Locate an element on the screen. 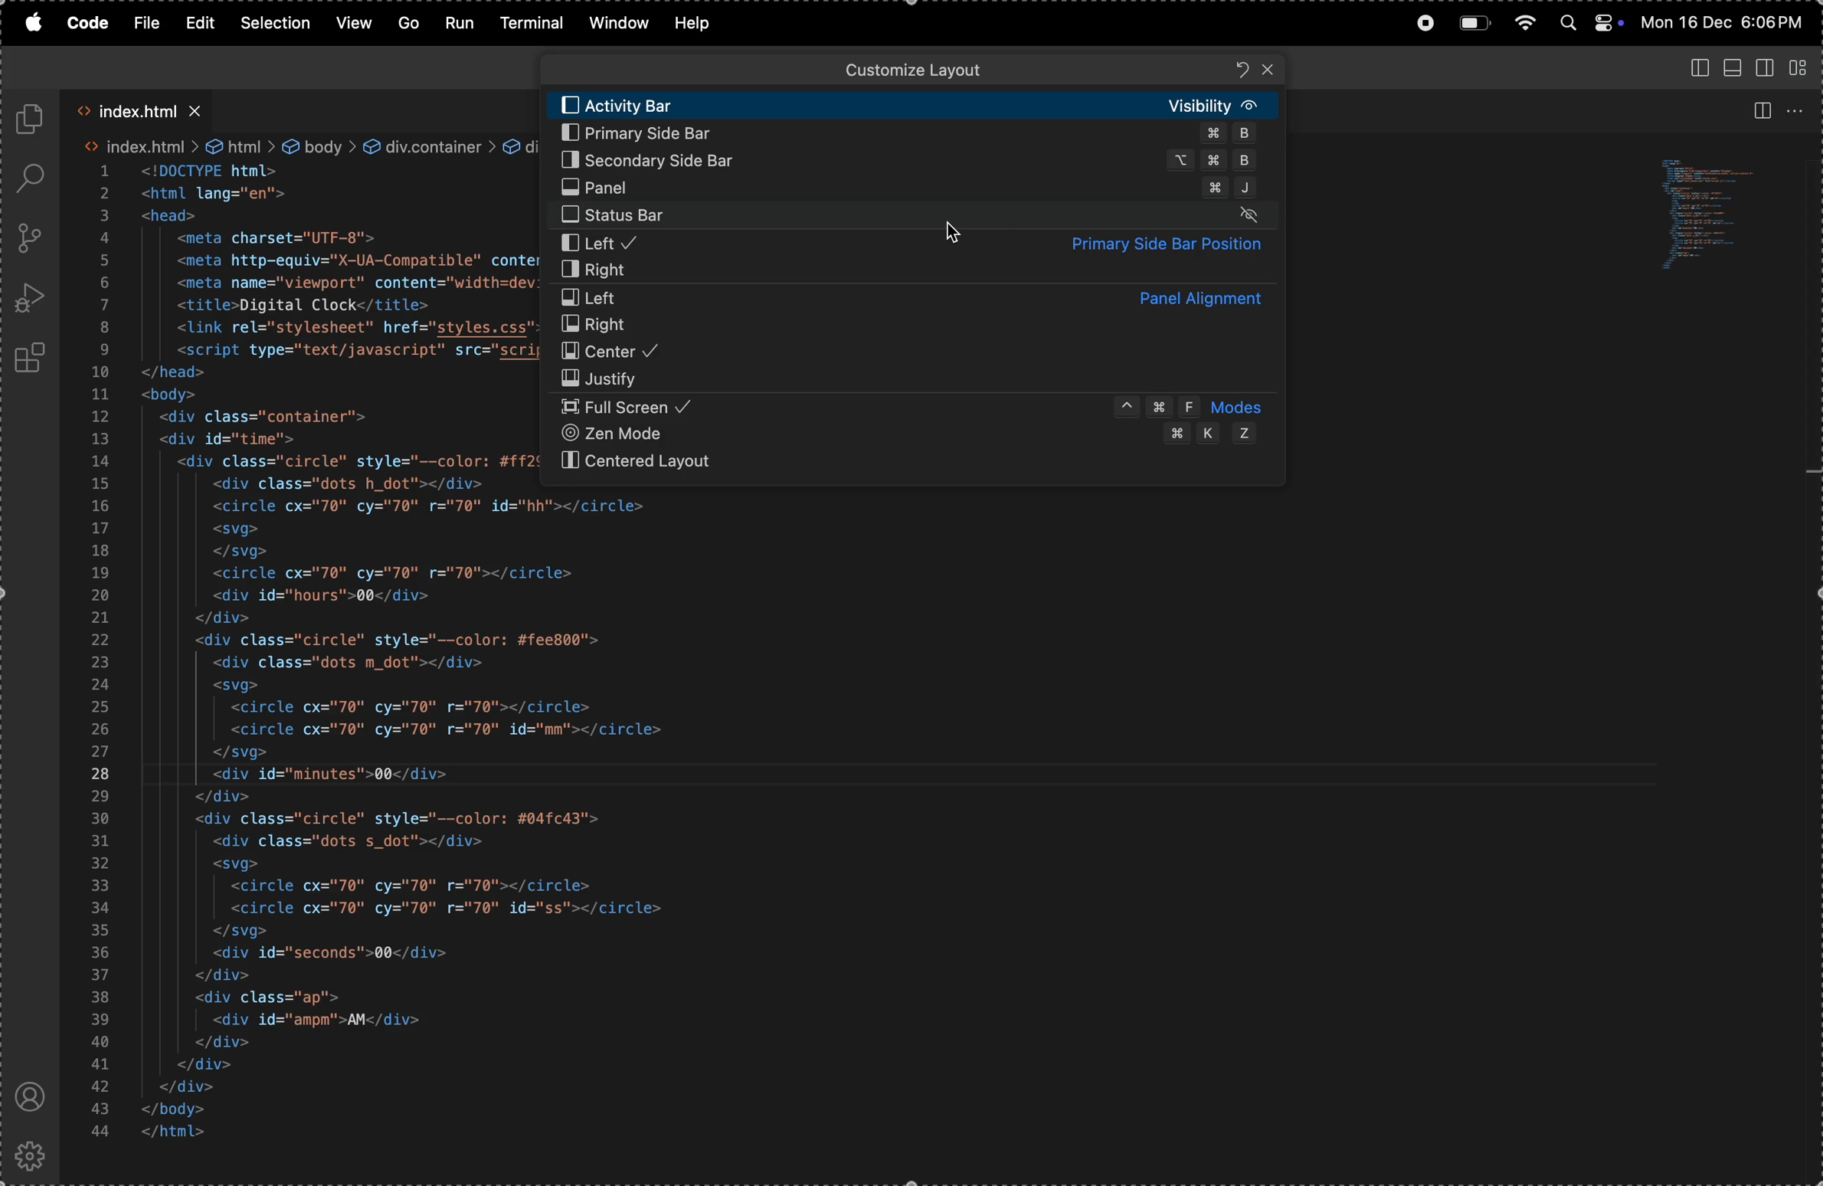 The image size is (1823, 1186). apple menu is located at coordinates (29, 22).